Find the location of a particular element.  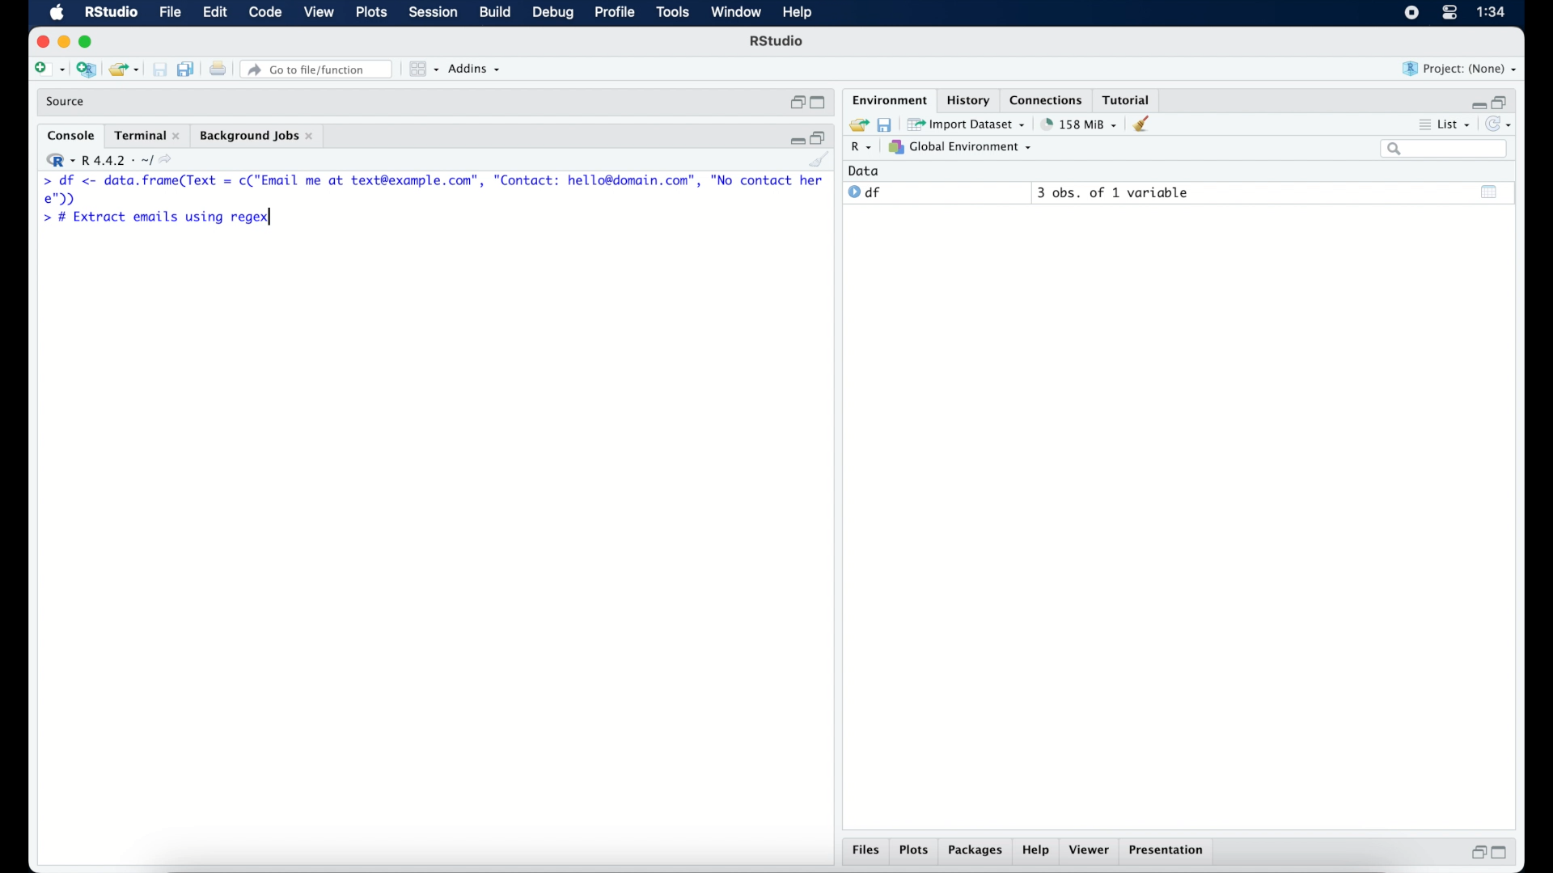

search bar is located at coordinates (1445, 150).